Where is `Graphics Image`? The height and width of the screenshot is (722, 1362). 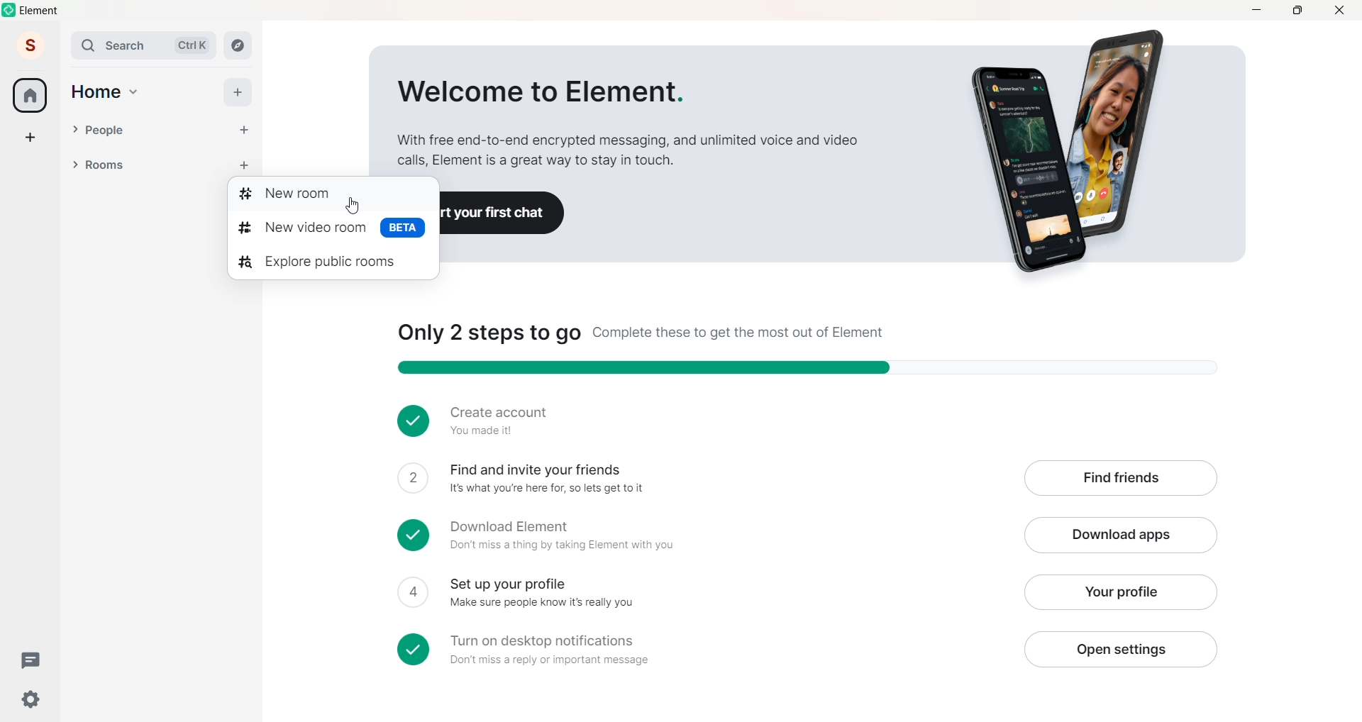 Graphics Image is located at coordinates (1075, 152).